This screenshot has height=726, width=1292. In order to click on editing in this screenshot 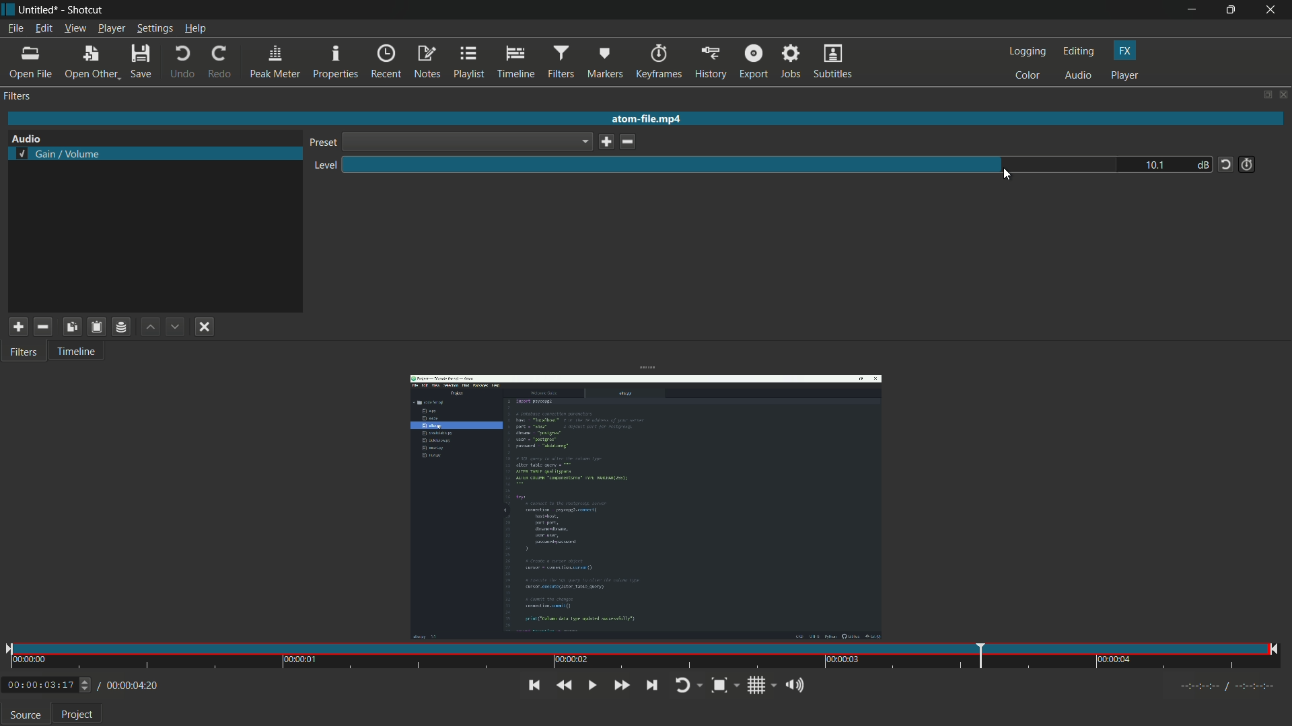, I will do `click(1079, 51)`.